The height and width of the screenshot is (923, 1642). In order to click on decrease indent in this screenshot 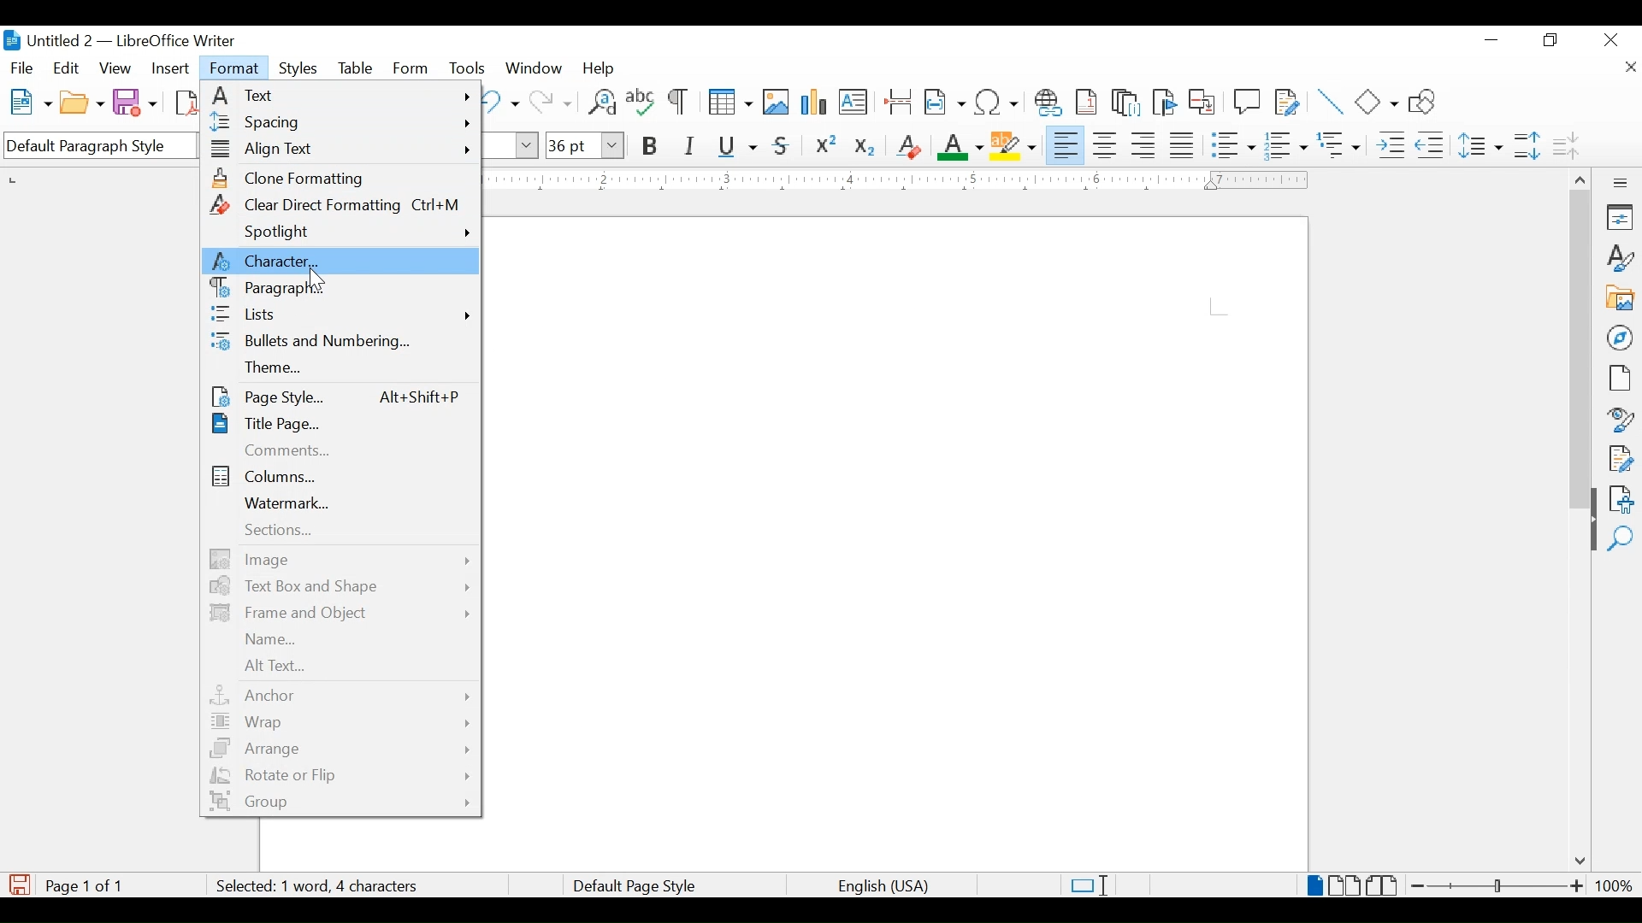, I will do `click(1432, 144)`.